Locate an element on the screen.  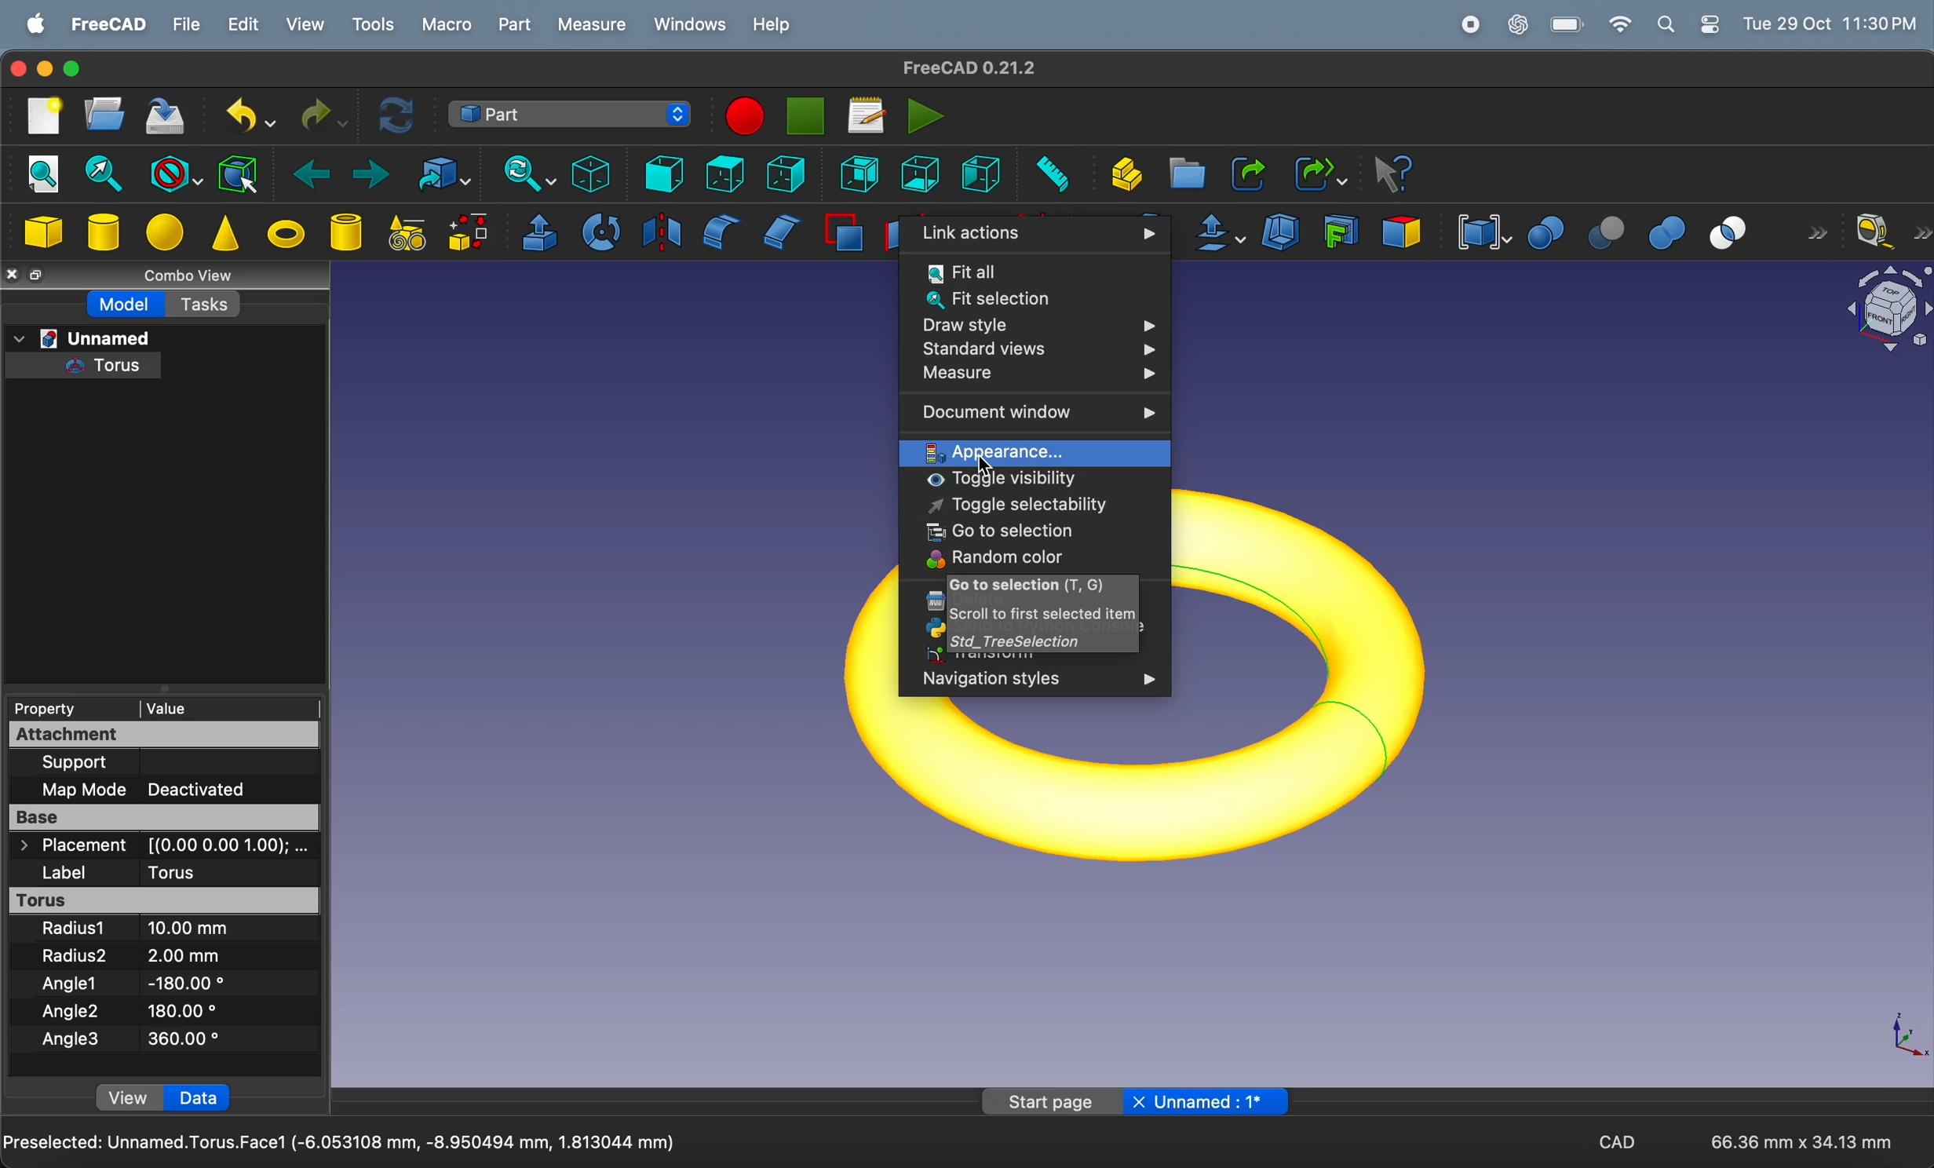
Preselected Unamed is located at coordinates (342, 1144).